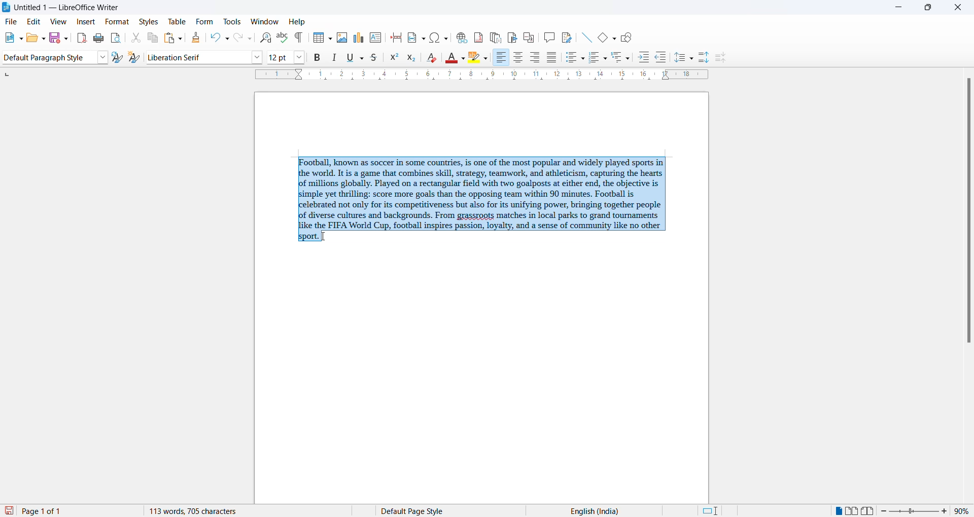  Describe the element at coordinates (451, 57) in the screenshot. I see `font color` at that location.